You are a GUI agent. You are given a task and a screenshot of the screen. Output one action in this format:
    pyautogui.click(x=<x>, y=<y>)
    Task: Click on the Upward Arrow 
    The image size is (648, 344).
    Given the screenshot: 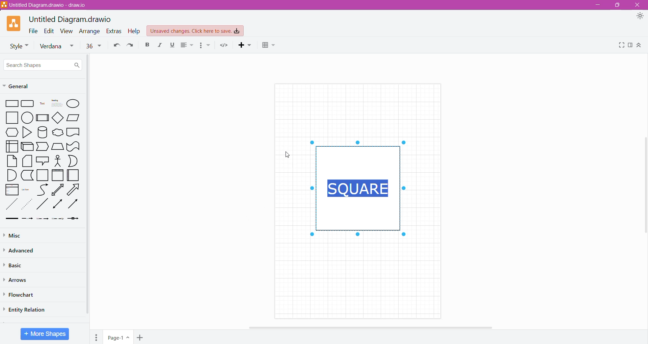 What is the action you would take?
    pyautogui.click(x=58, y=190)
    